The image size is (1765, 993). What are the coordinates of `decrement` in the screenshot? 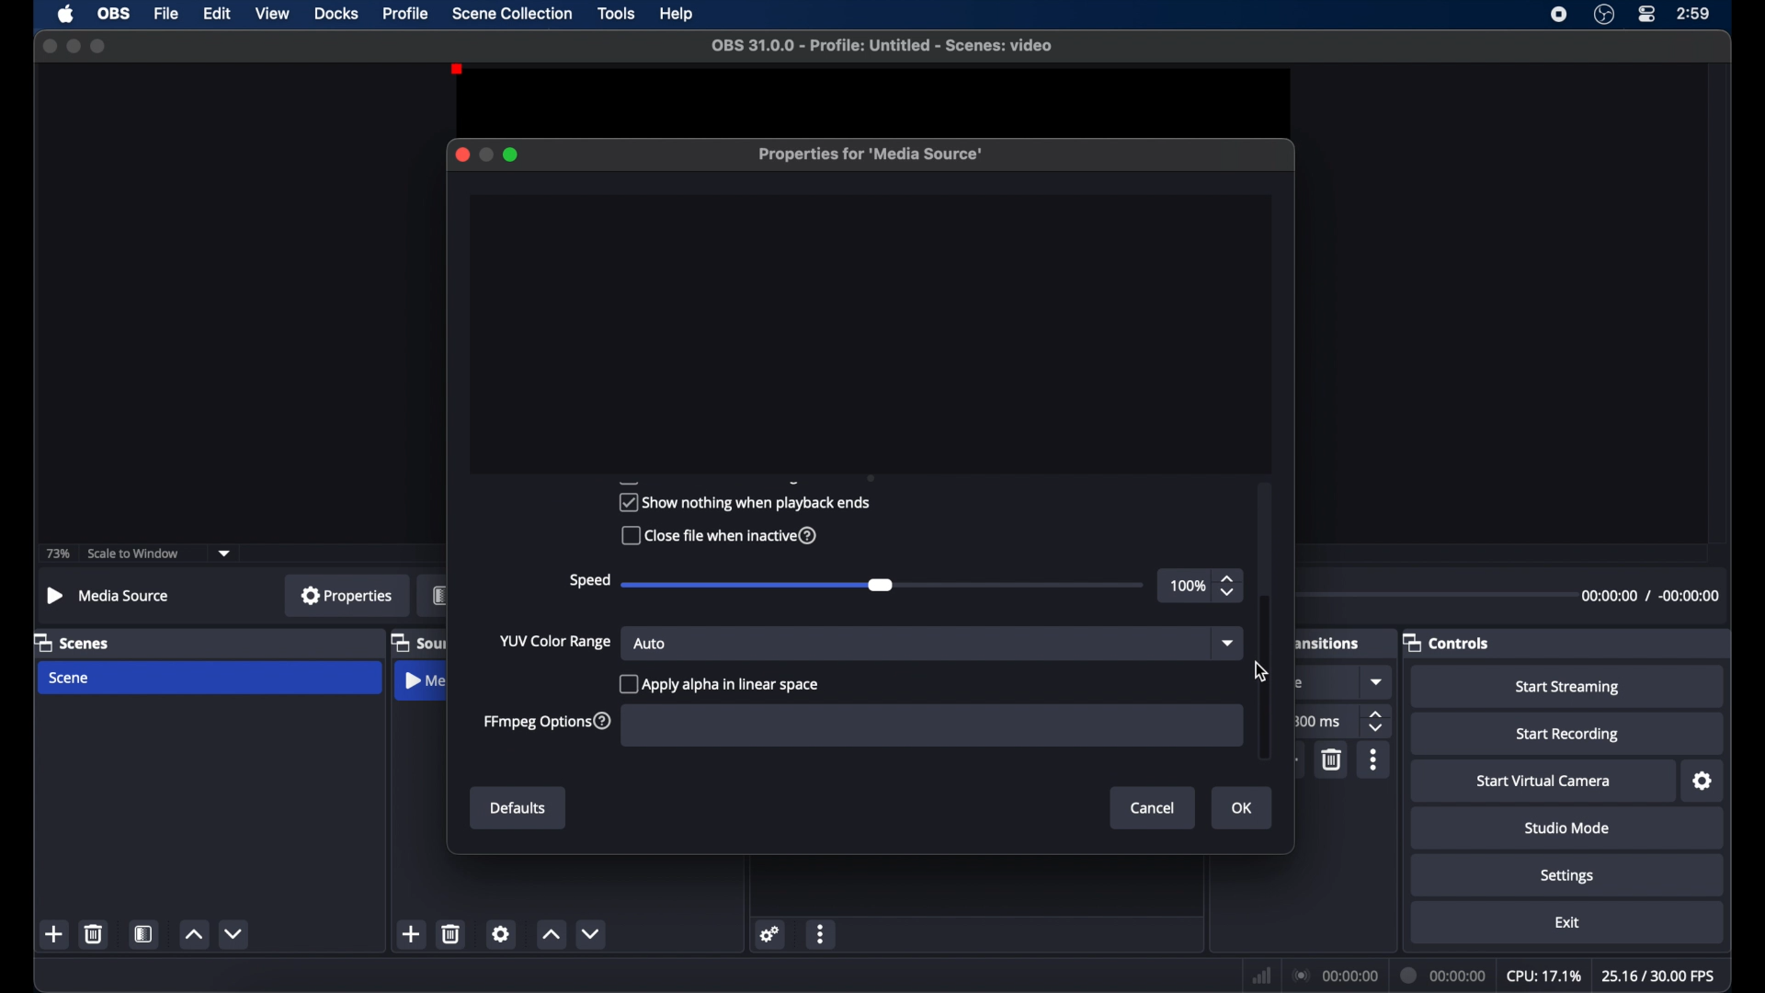 It's located at (235, 934).